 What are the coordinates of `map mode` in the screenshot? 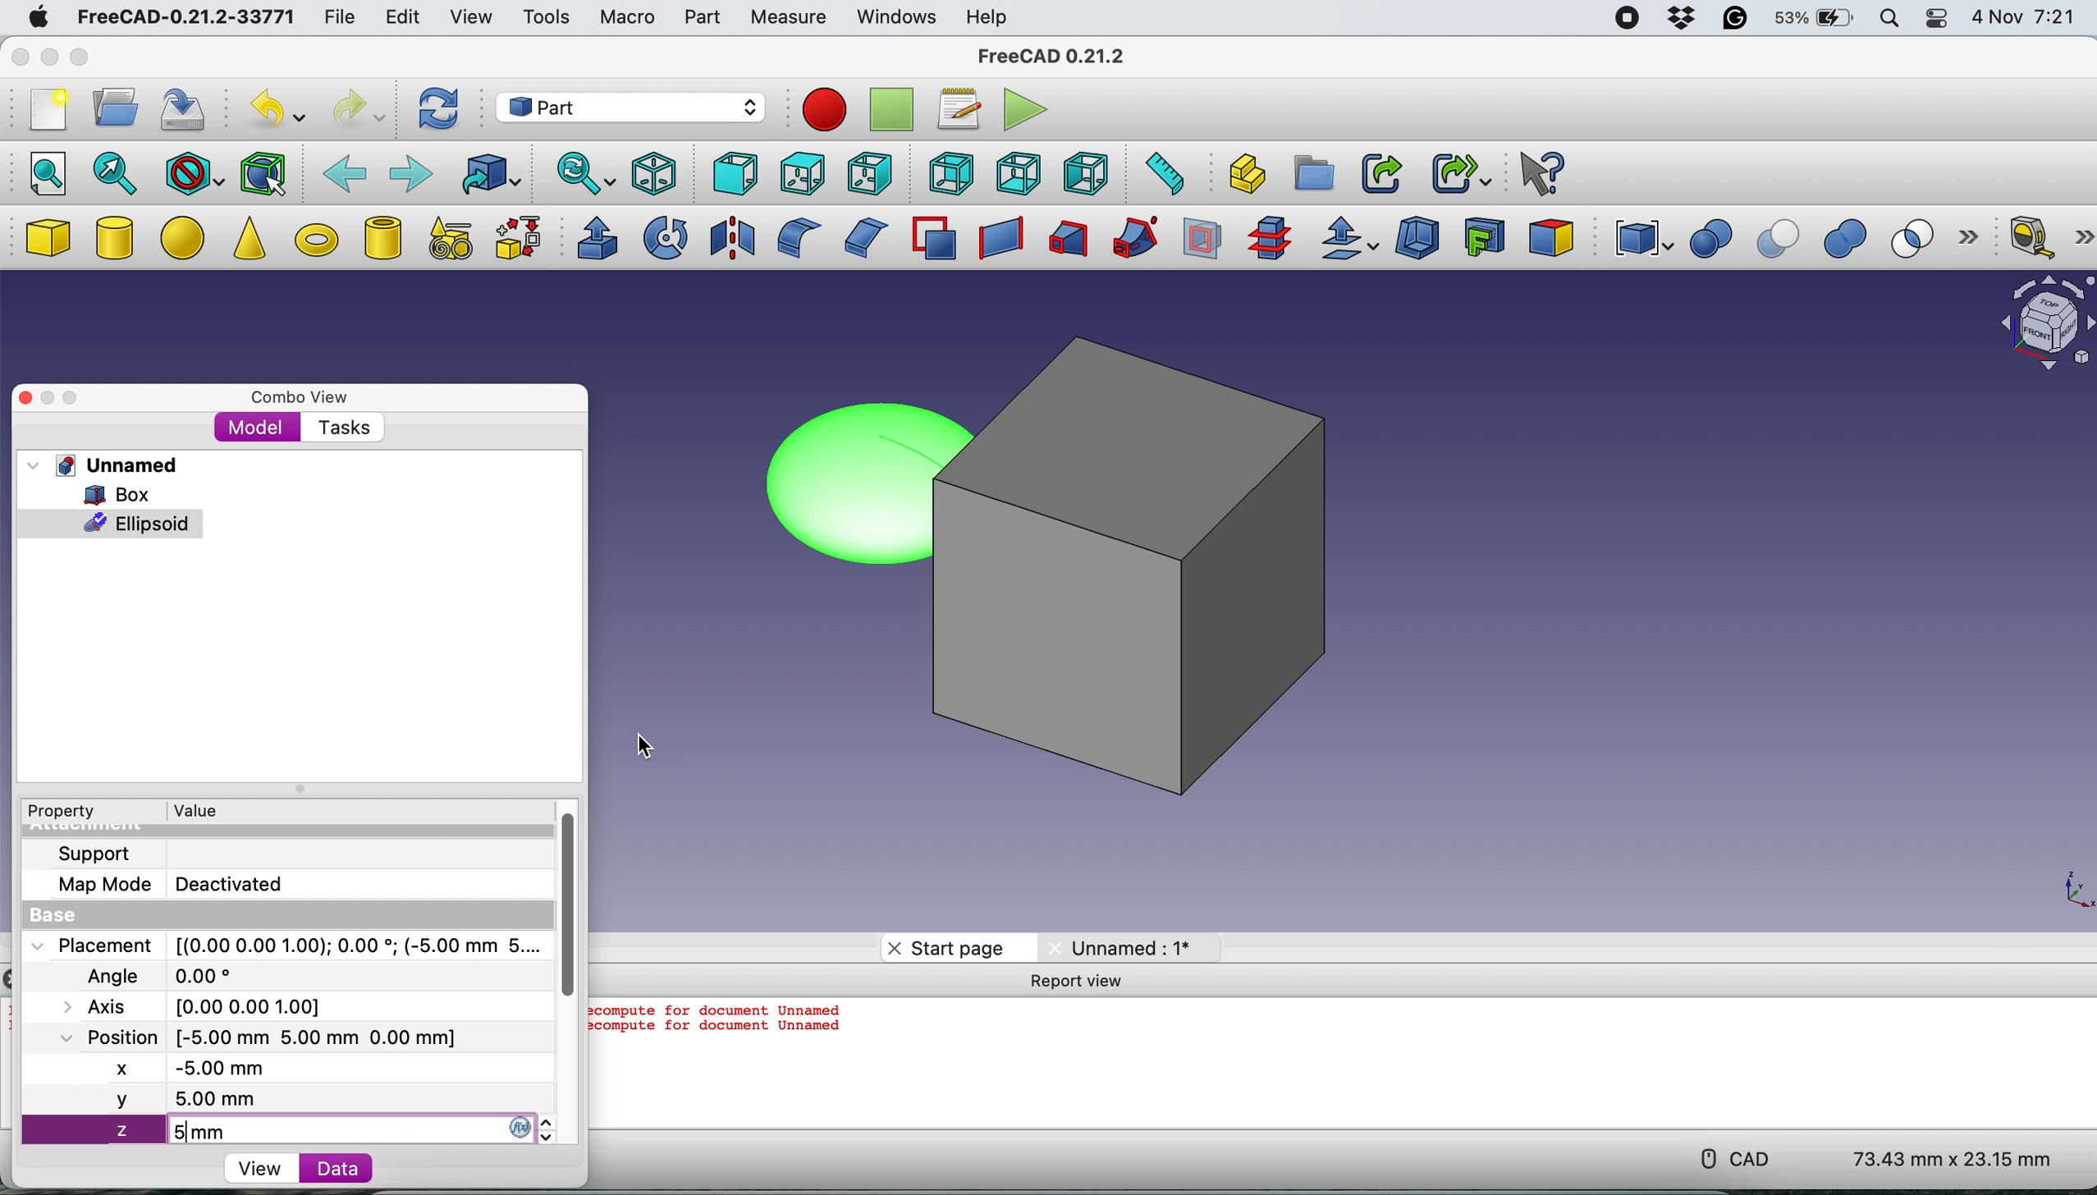 It's located at (98, 887).